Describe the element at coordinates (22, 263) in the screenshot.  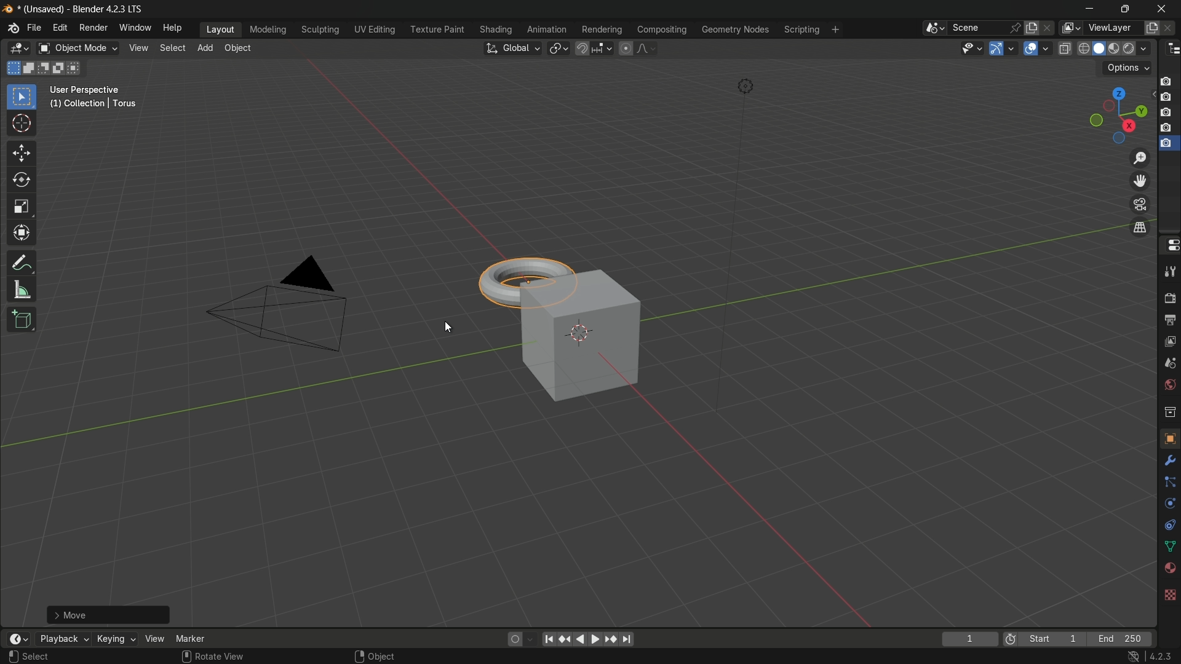
I see `annotate` at that location.